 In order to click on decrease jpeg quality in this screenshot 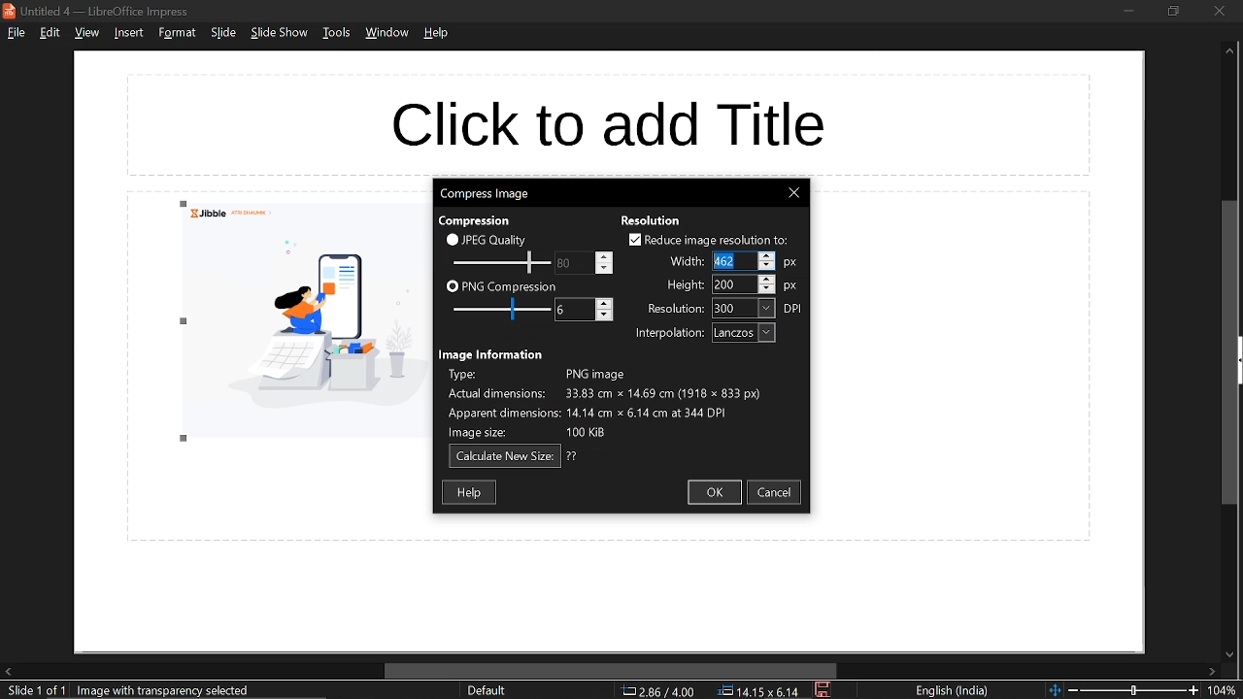, I will do `click(603, 268)`.